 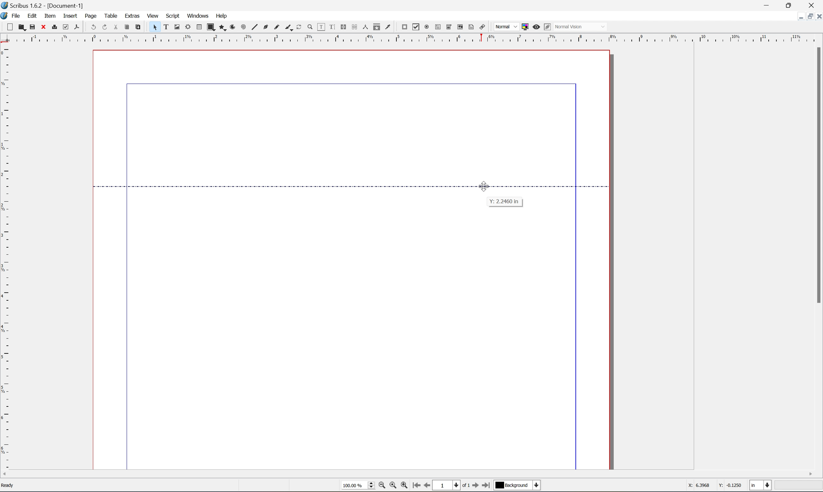 I want to click on normal, so click(x=507, y=28).